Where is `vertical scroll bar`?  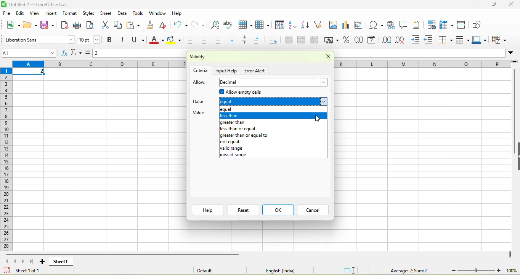
vertical scroll bar is located at coordinates (514, 114).